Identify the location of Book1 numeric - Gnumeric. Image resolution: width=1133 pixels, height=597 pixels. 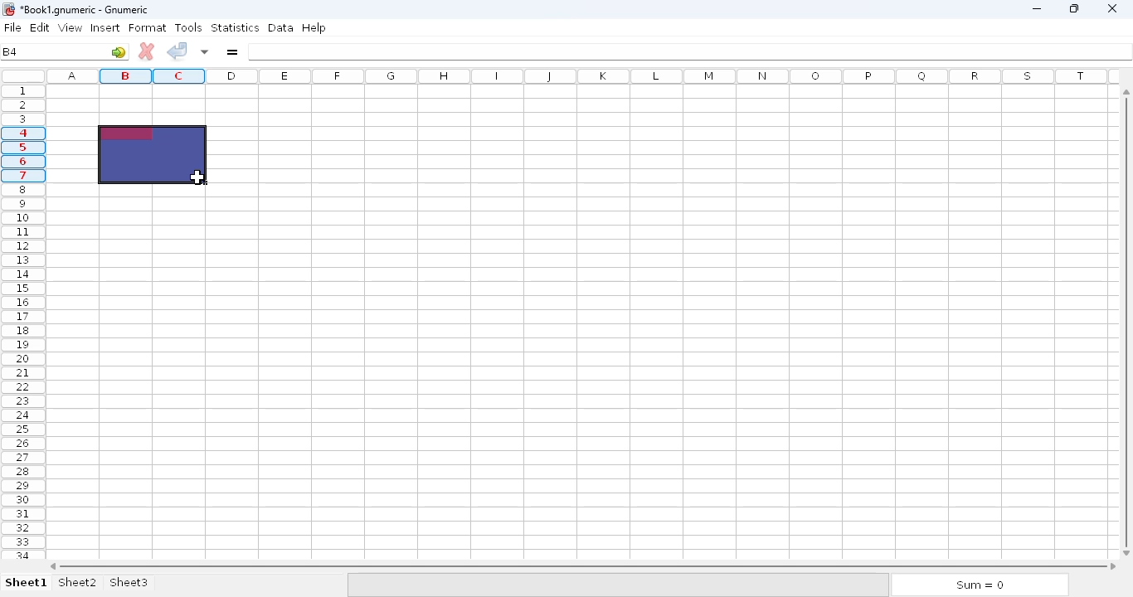
(85, 10).